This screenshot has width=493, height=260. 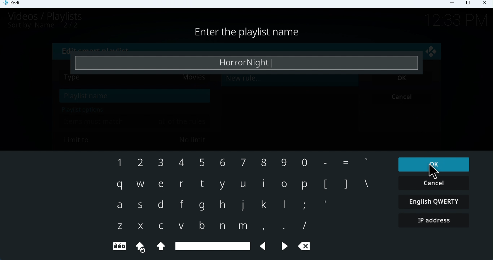 I want to click on Kodi icon, so click(x=14, y=4).